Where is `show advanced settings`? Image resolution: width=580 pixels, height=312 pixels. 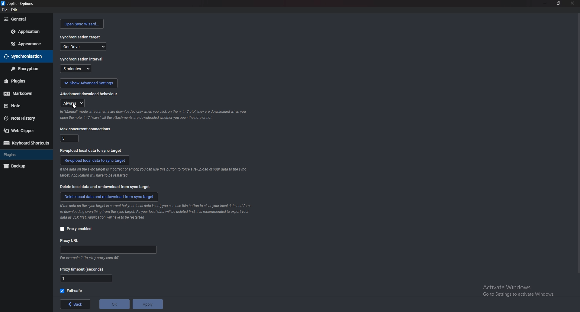
show advanced settings is located at coordinates (89, 83).